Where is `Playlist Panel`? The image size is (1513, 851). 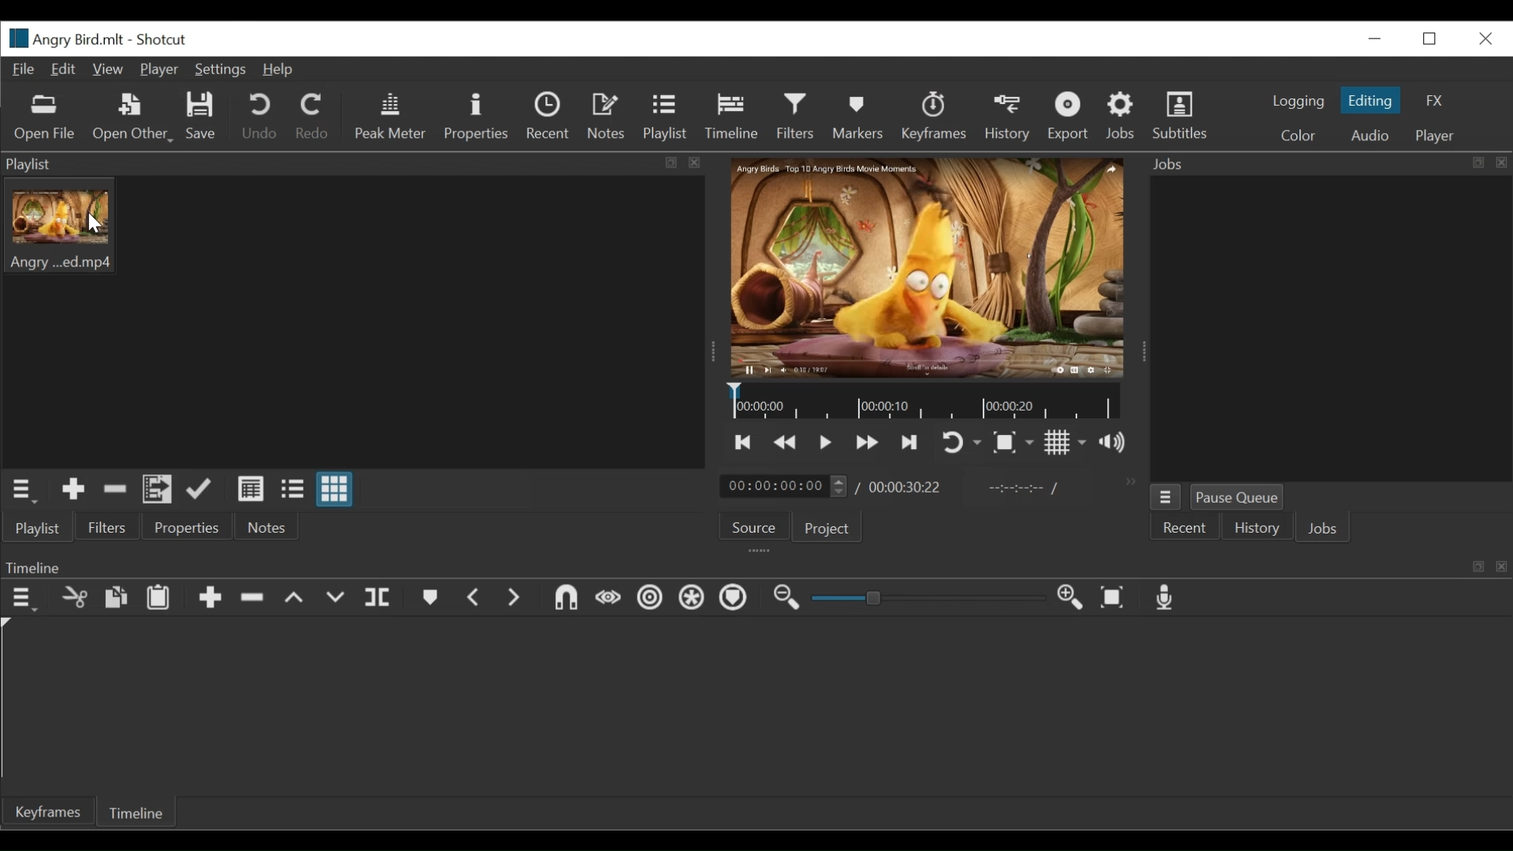 Playlist Panel is located at coordinates (356, 163).